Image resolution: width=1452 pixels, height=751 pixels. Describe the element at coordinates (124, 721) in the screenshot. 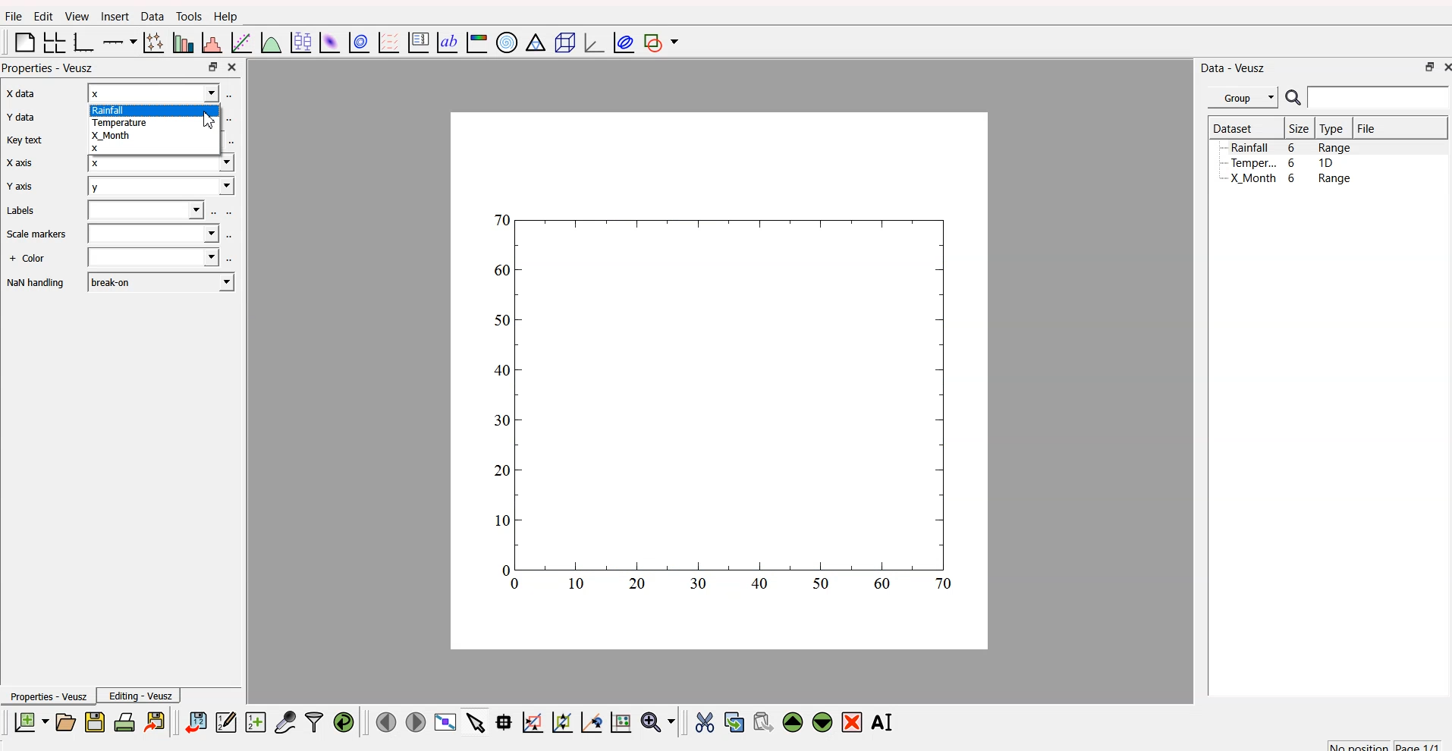

I see `print document` at that location.